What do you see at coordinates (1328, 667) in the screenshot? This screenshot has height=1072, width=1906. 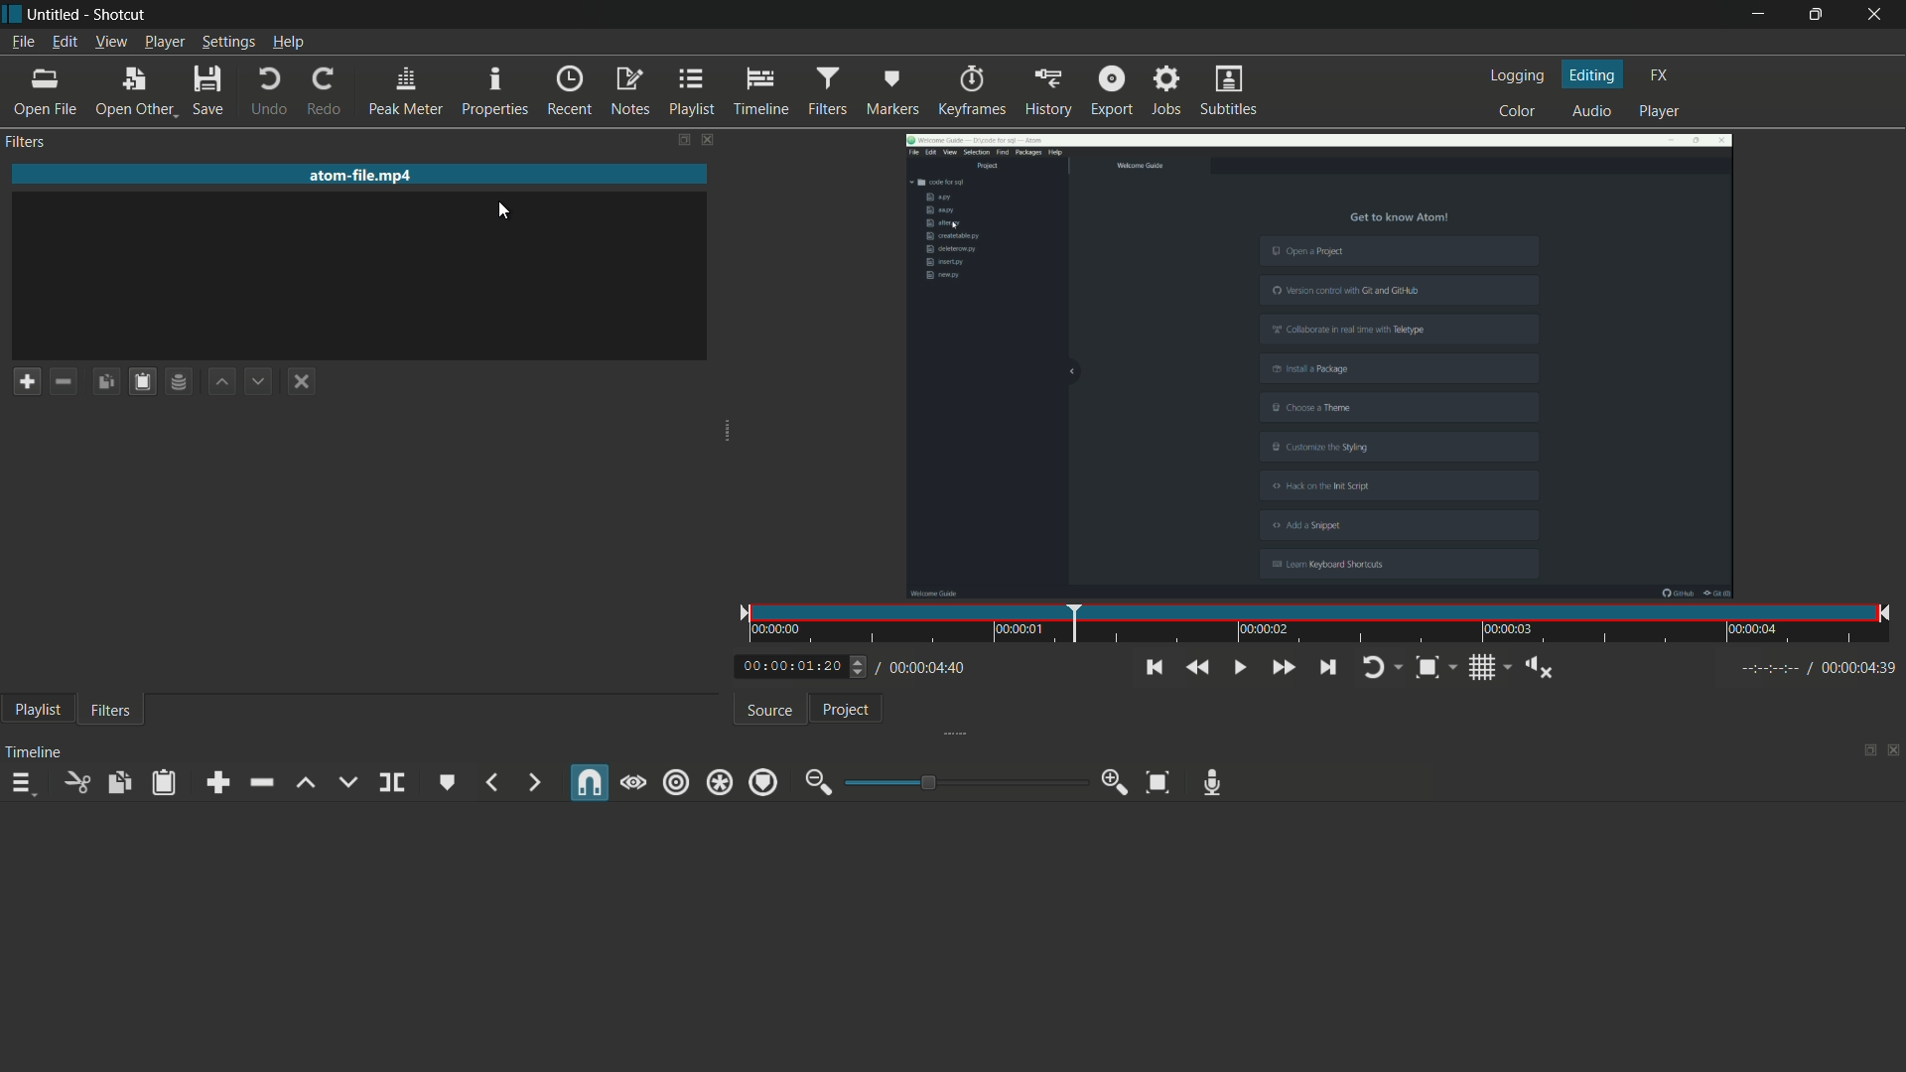 I see `skip to the next point` at bounding box center [1328, 667].